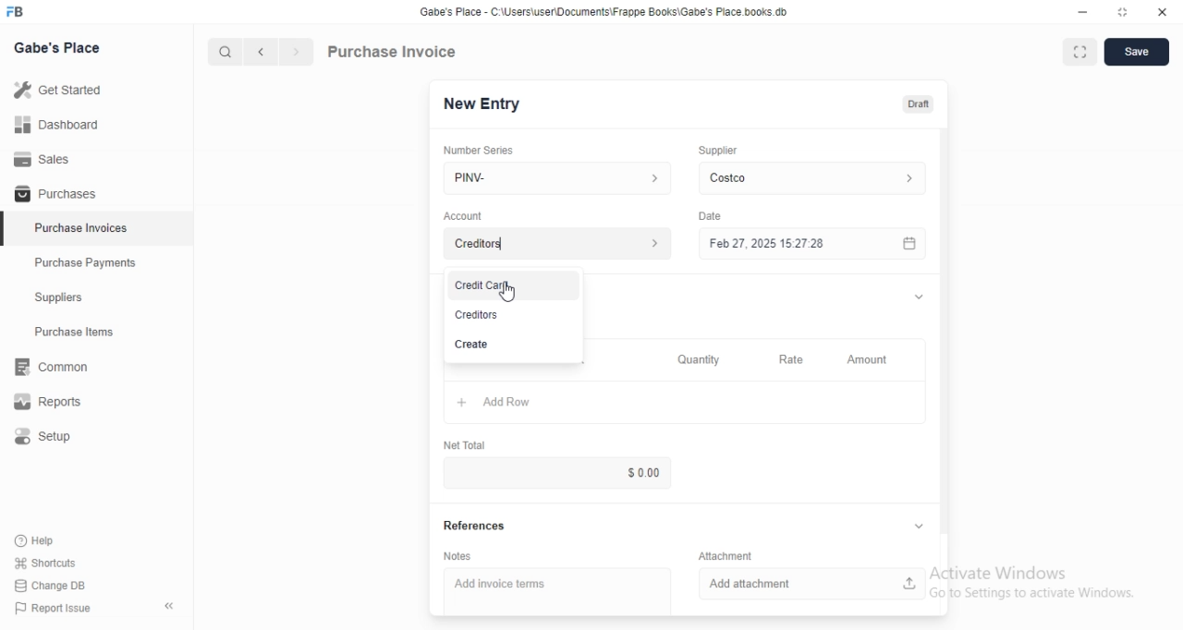 The width and height of the screenshot is (1183, 630). What do you see at coordinates (513, 345) in the screenshot?
I see `Create` at bounding box center [513, 345].